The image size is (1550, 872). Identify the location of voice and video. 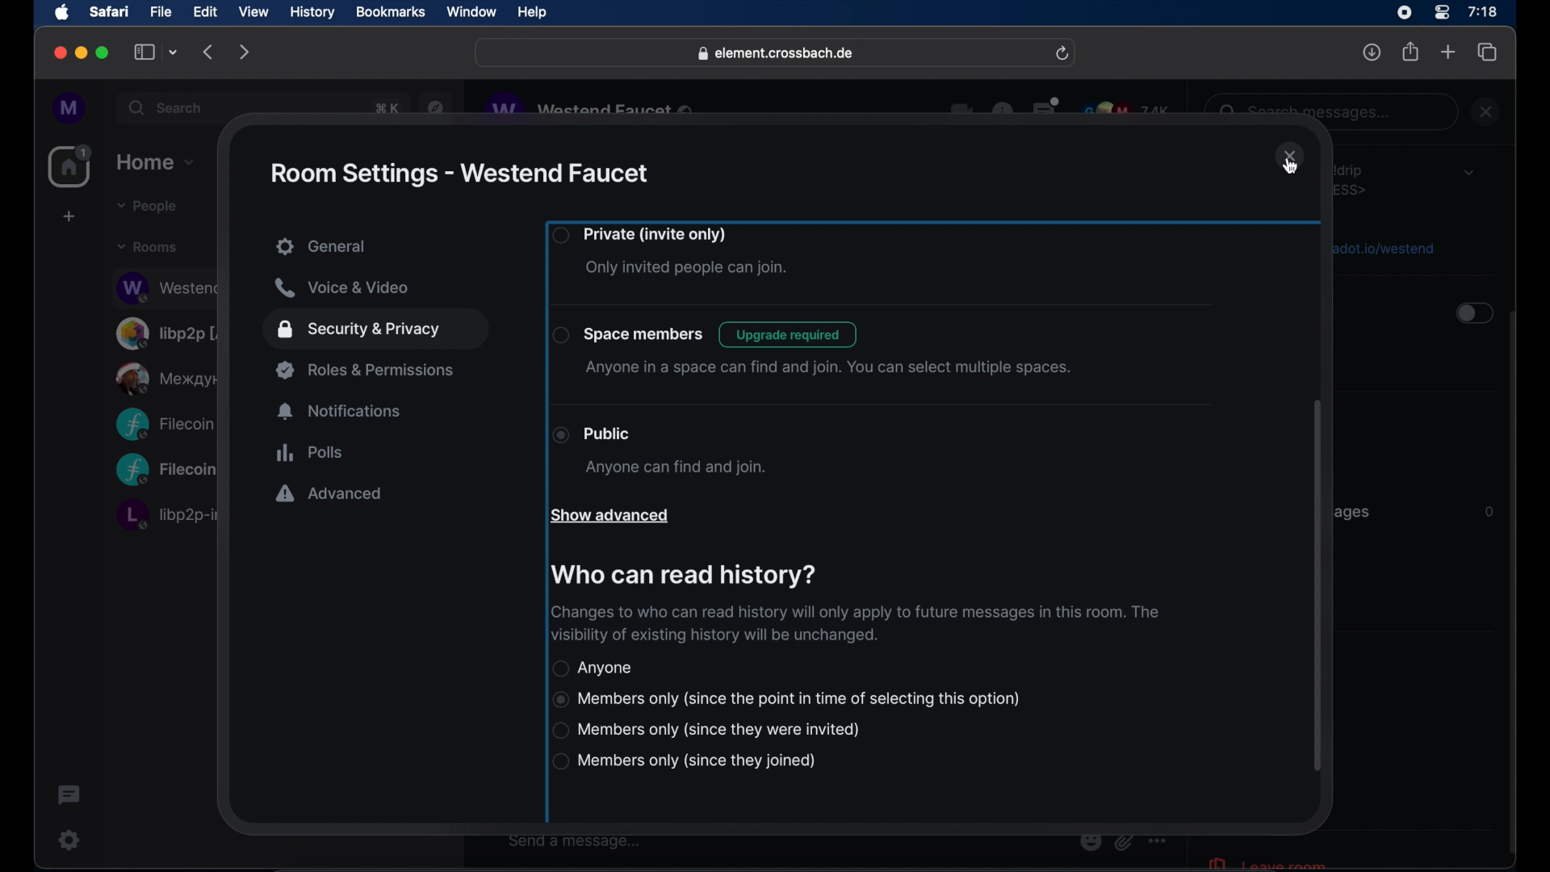
(341, 288).